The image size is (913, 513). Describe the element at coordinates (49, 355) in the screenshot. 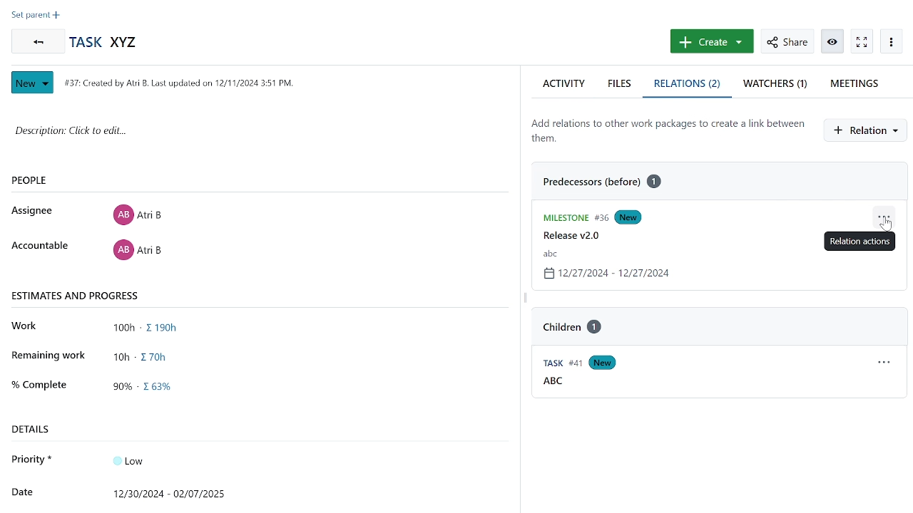

I see `remaining work` at that location.